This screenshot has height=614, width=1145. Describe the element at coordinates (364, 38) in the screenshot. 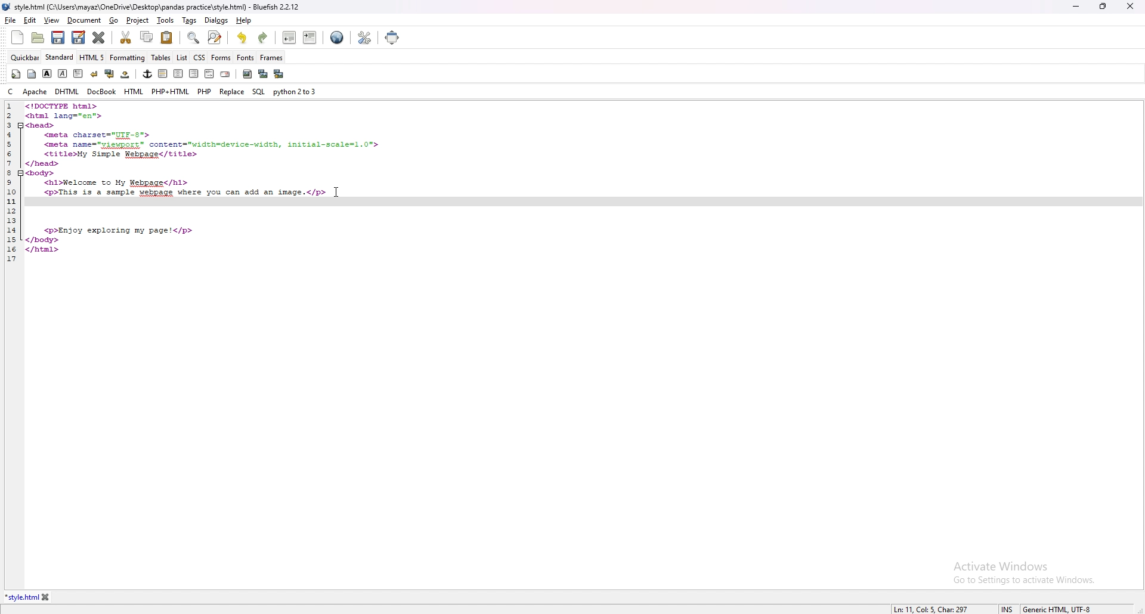

I see `edit preferences` at that location.